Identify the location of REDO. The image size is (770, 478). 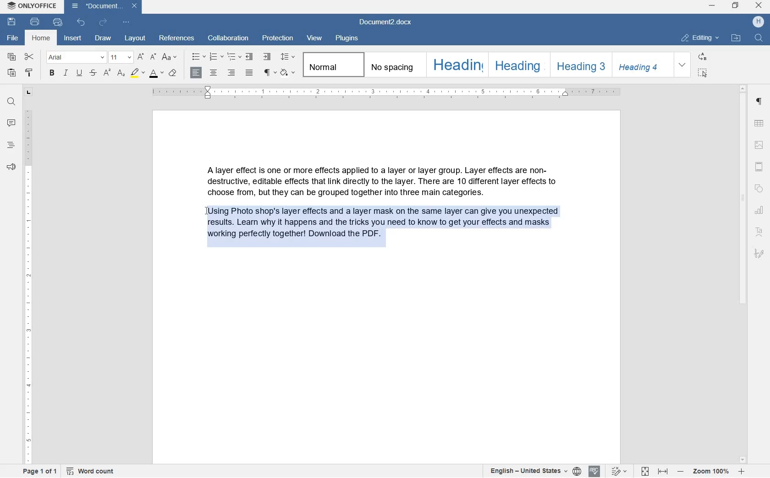
(103, 22).